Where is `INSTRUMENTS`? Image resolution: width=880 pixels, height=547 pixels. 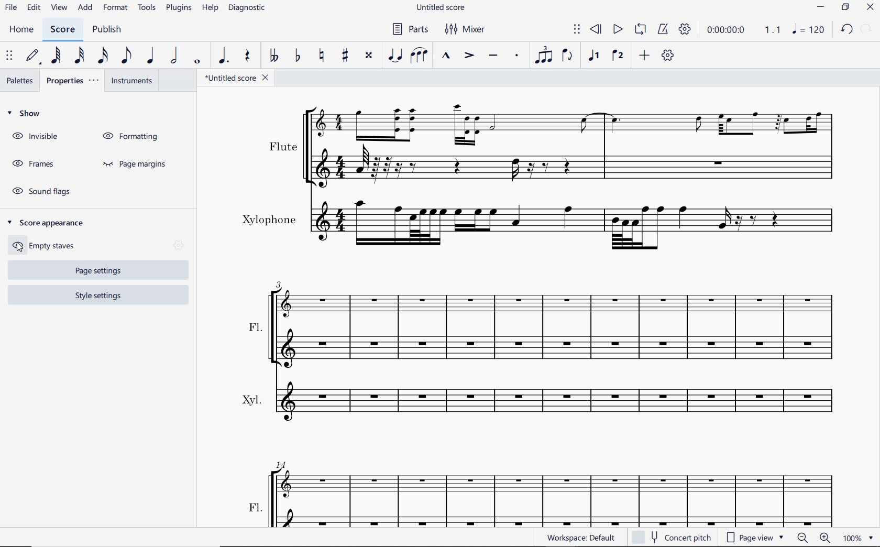
INSTRUMENTS is located at coordinates (131, 81).